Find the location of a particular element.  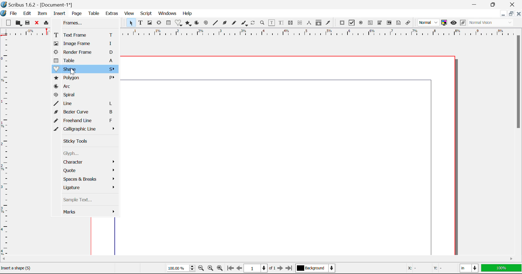

Freehand Curve is located at coordinates (235, 23).